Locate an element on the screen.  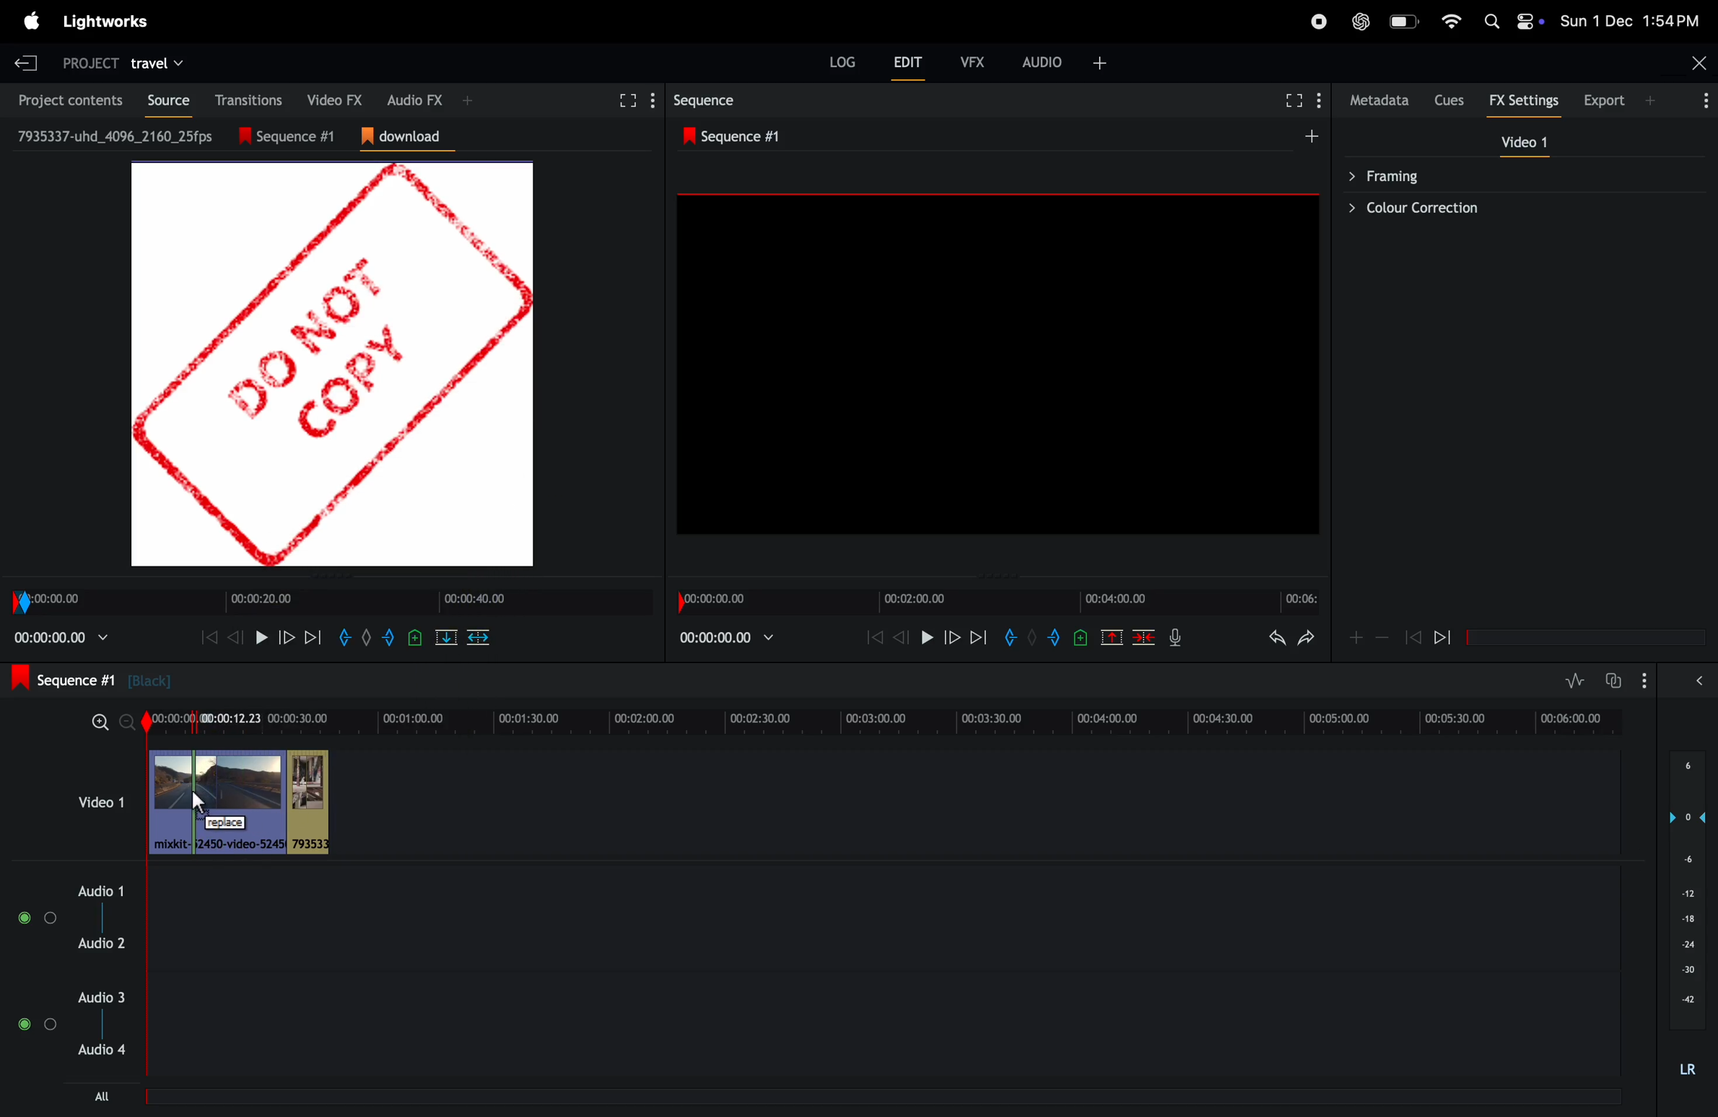
time frame is located at coordinates (998, 602).